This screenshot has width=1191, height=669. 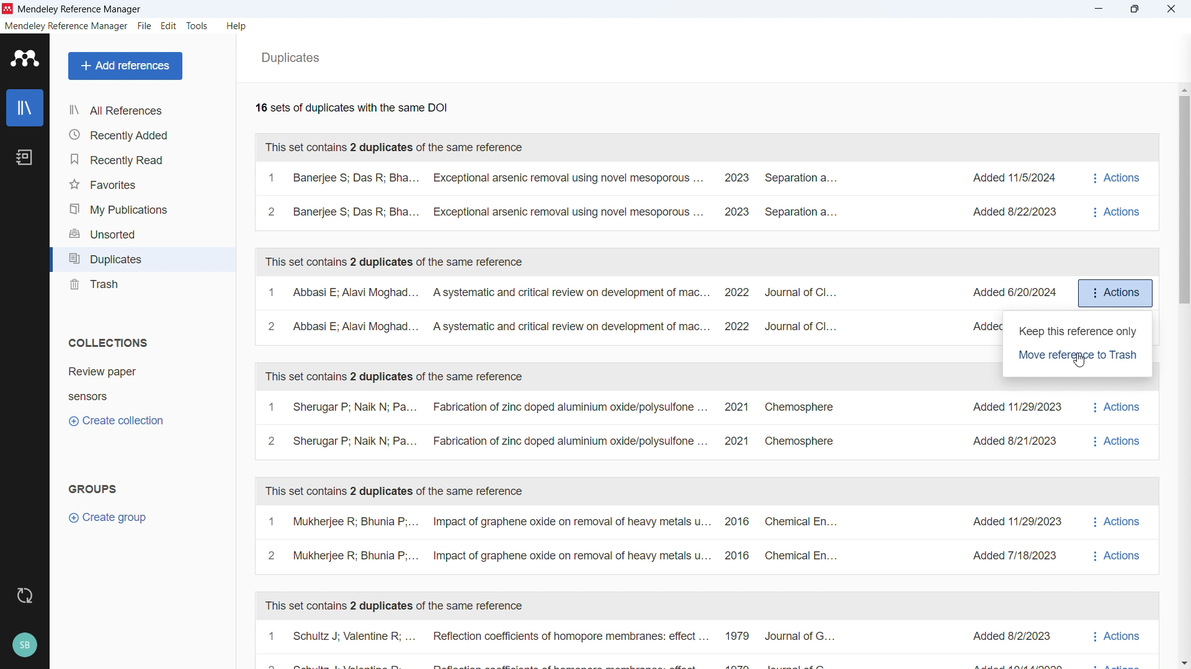 I want to click on actions, so click(x=1115, y=424).